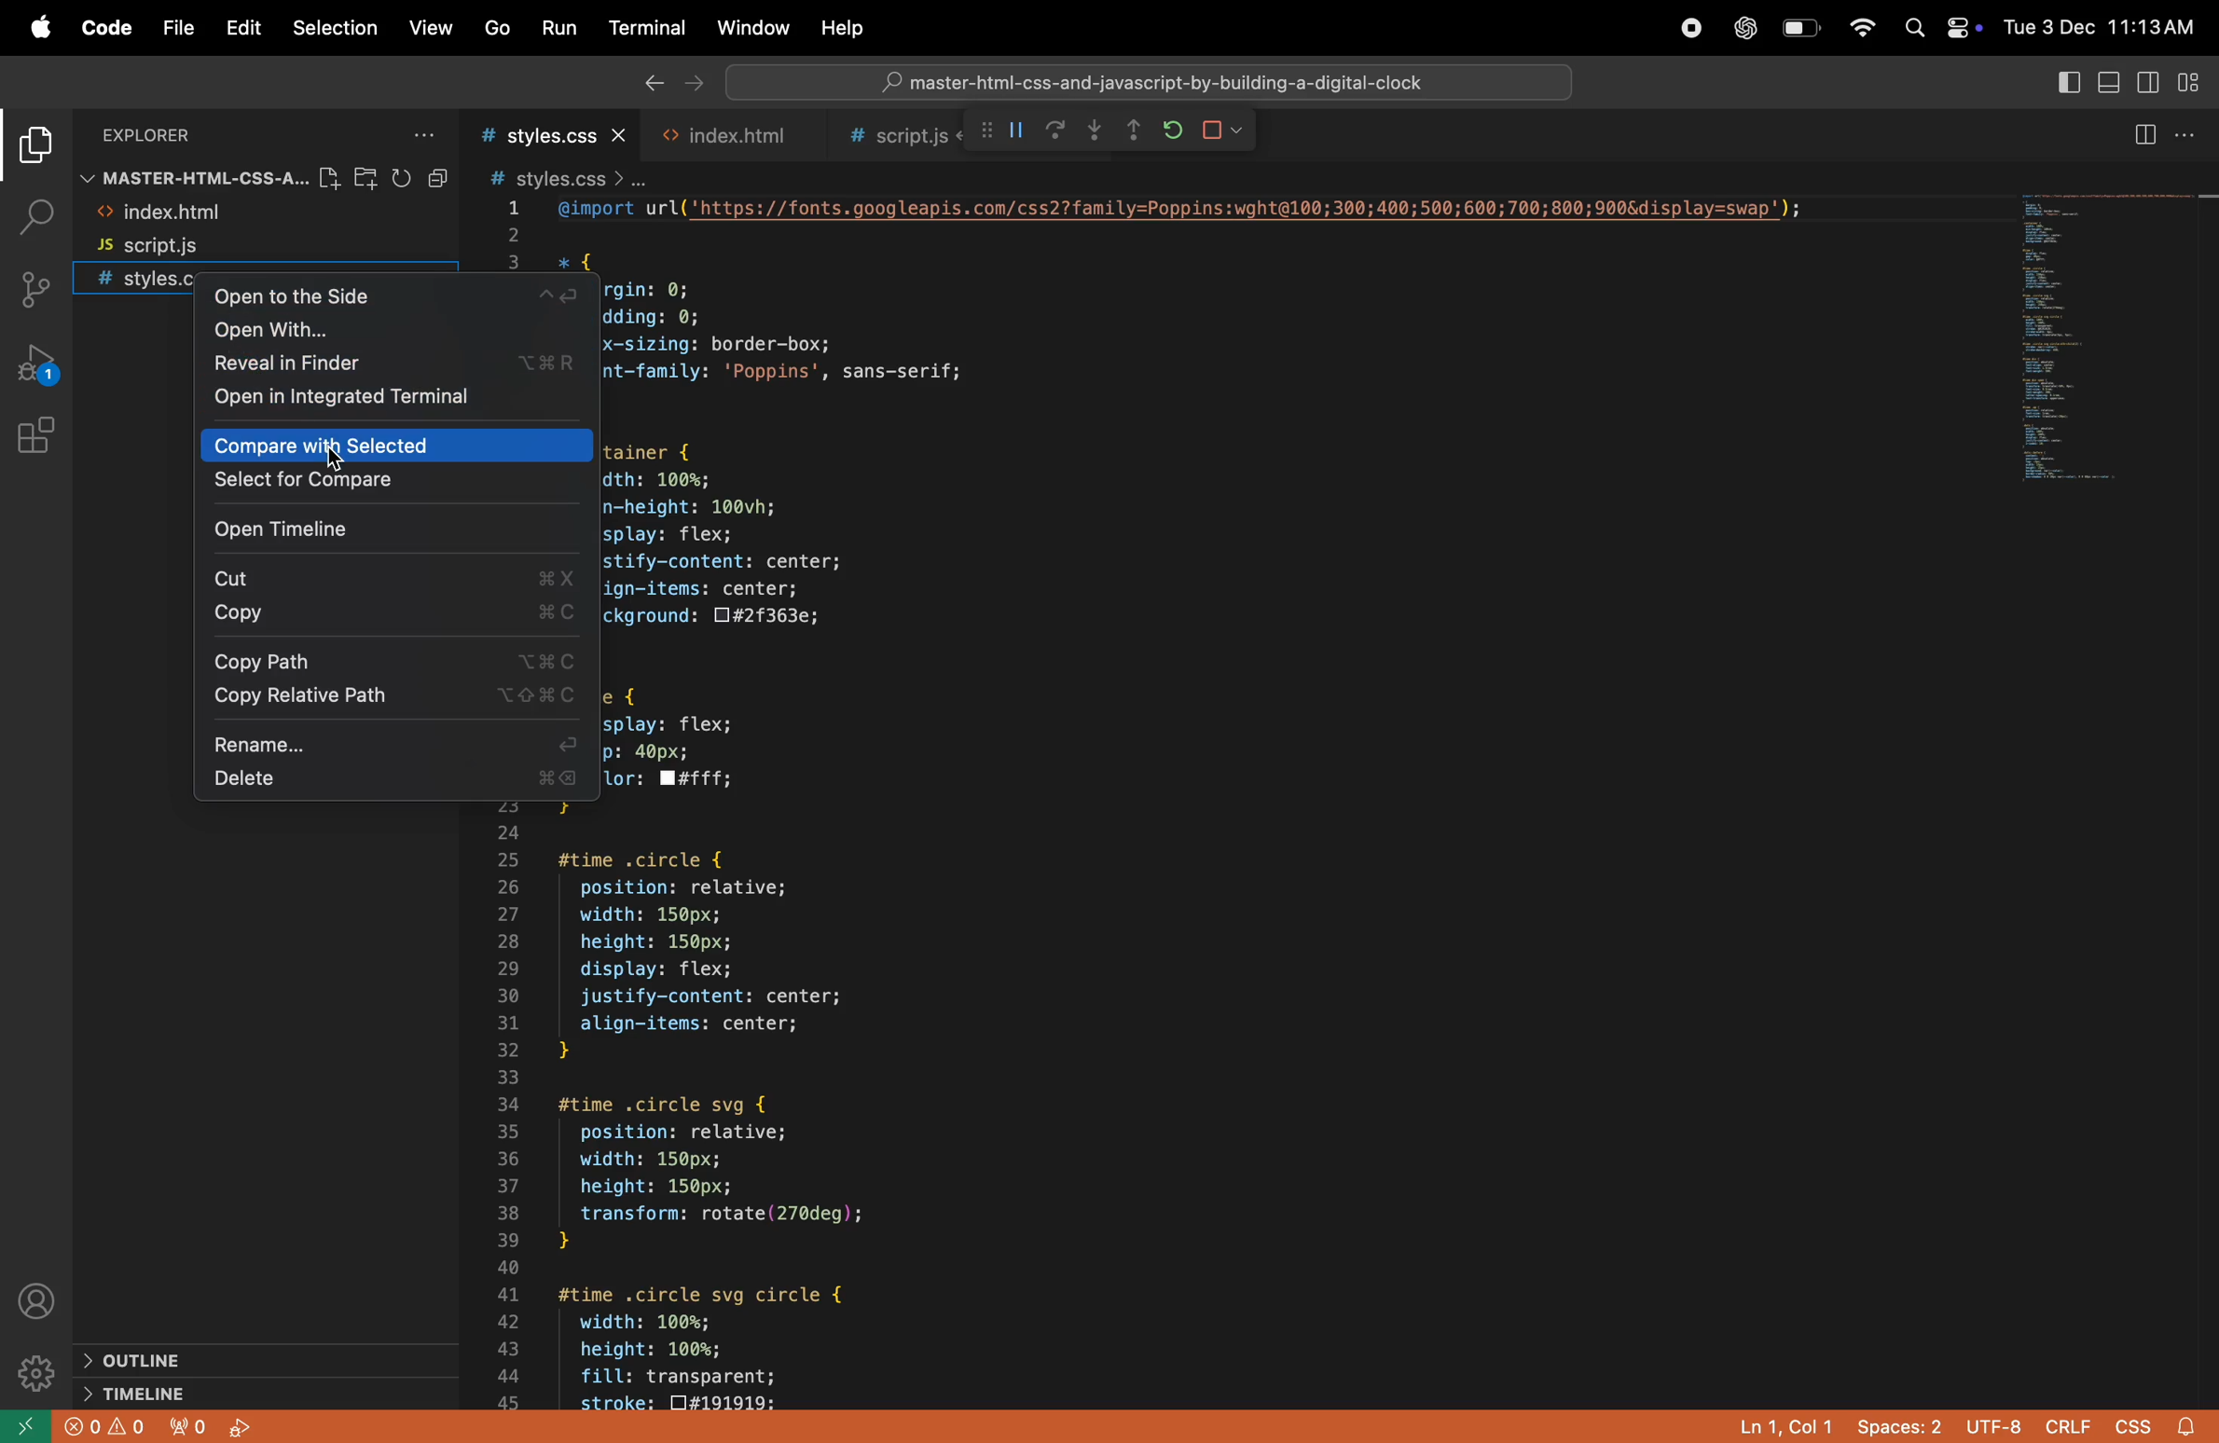 The width and height of the screenshot is (2219, 1443). I want to click on open time line, so click(390, 528).